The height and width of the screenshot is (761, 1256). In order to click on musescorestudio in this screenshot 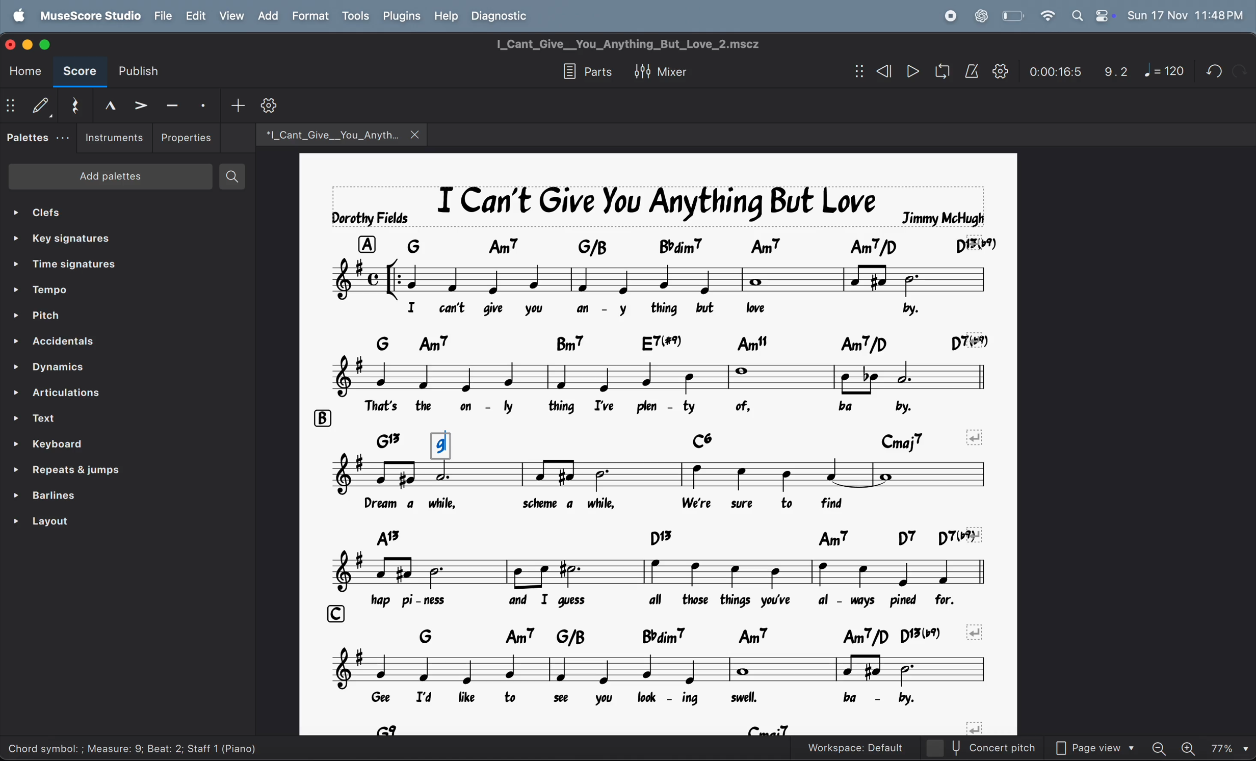, I will do `click(90, 16)`.